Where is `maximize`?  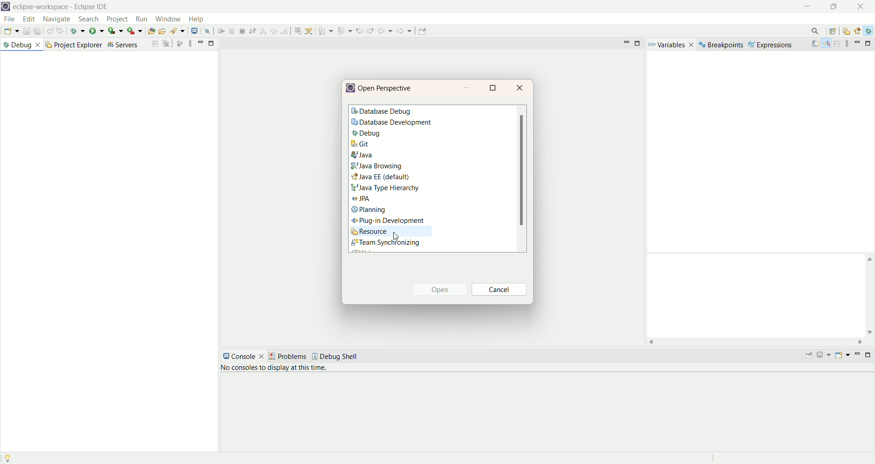 maximize is located at coordinates (211, 42).